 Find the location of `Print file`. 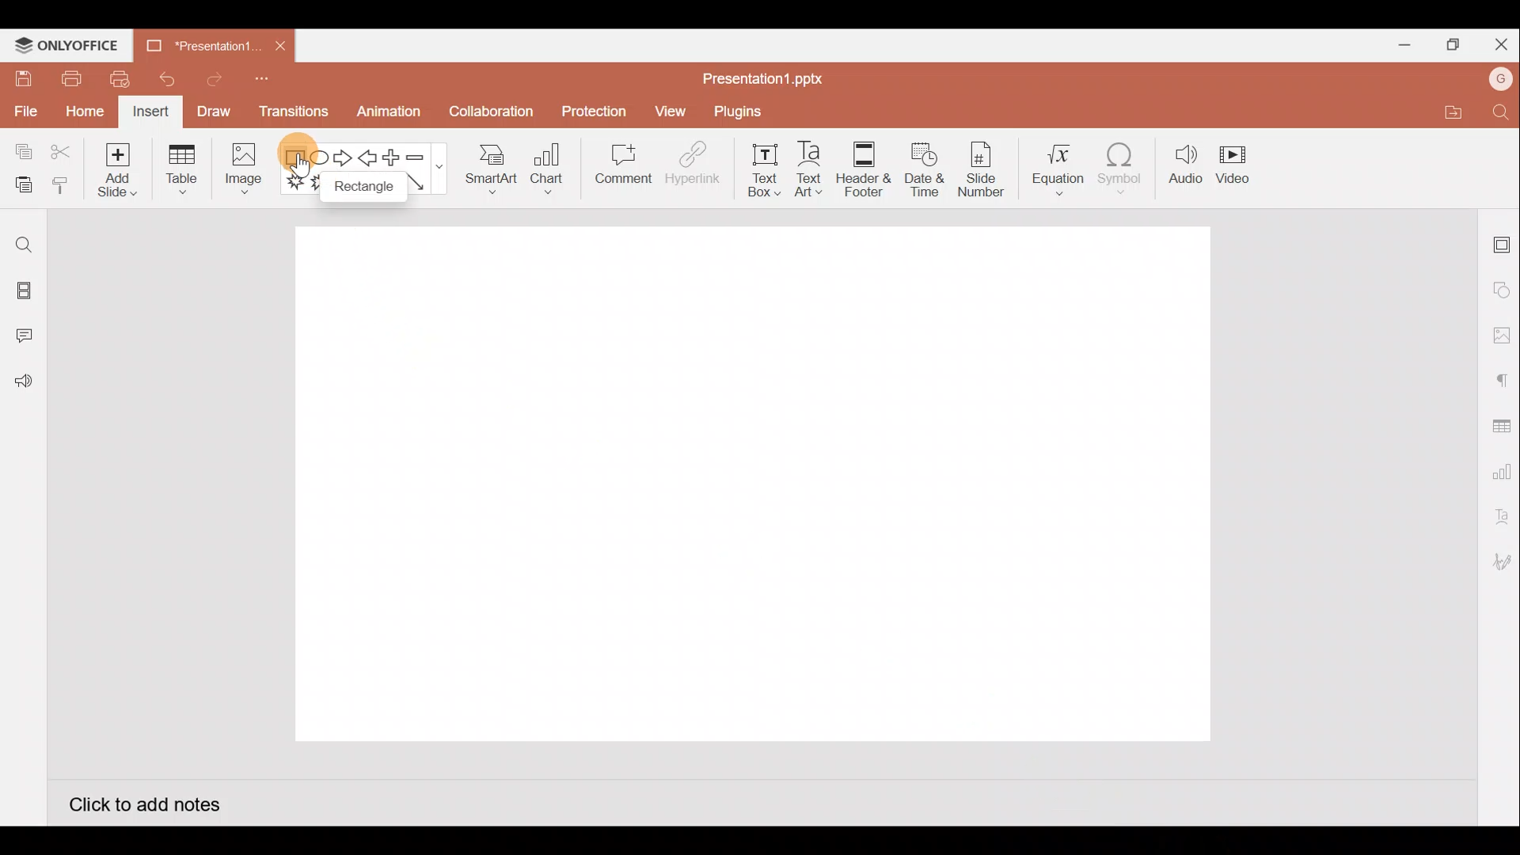

Print file is located at coordinates (70, 78).